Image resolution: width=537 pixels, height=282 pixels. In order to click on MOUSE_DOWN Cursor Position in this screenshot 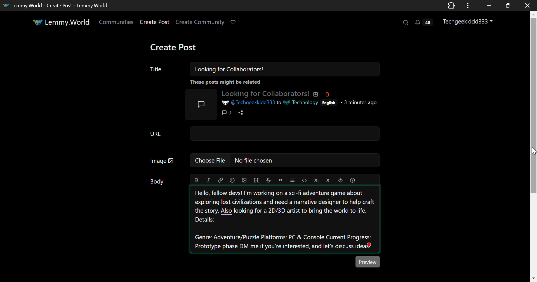, I will do `click(534, 151)`.